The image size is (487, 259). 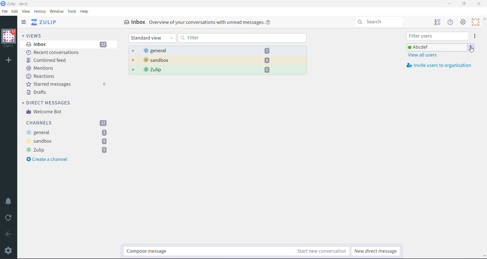 What do you see at coordinates (41, 11) in the screenshot?
I see `History` at bounding box center [41, 11].